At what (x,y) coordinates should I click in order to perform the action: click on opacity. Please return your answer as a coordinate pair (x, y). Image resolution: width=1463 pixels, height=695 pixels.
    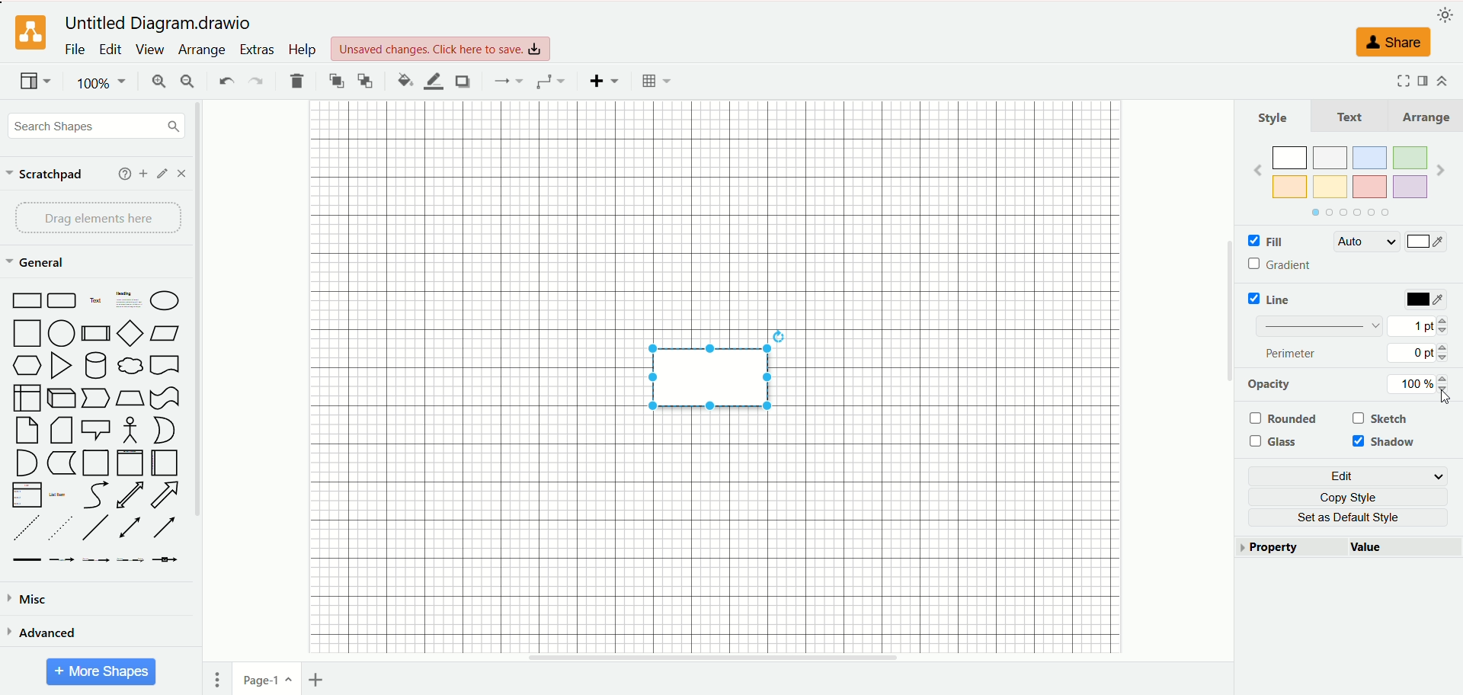
    Looking at the image, I should click on (1270, 384).